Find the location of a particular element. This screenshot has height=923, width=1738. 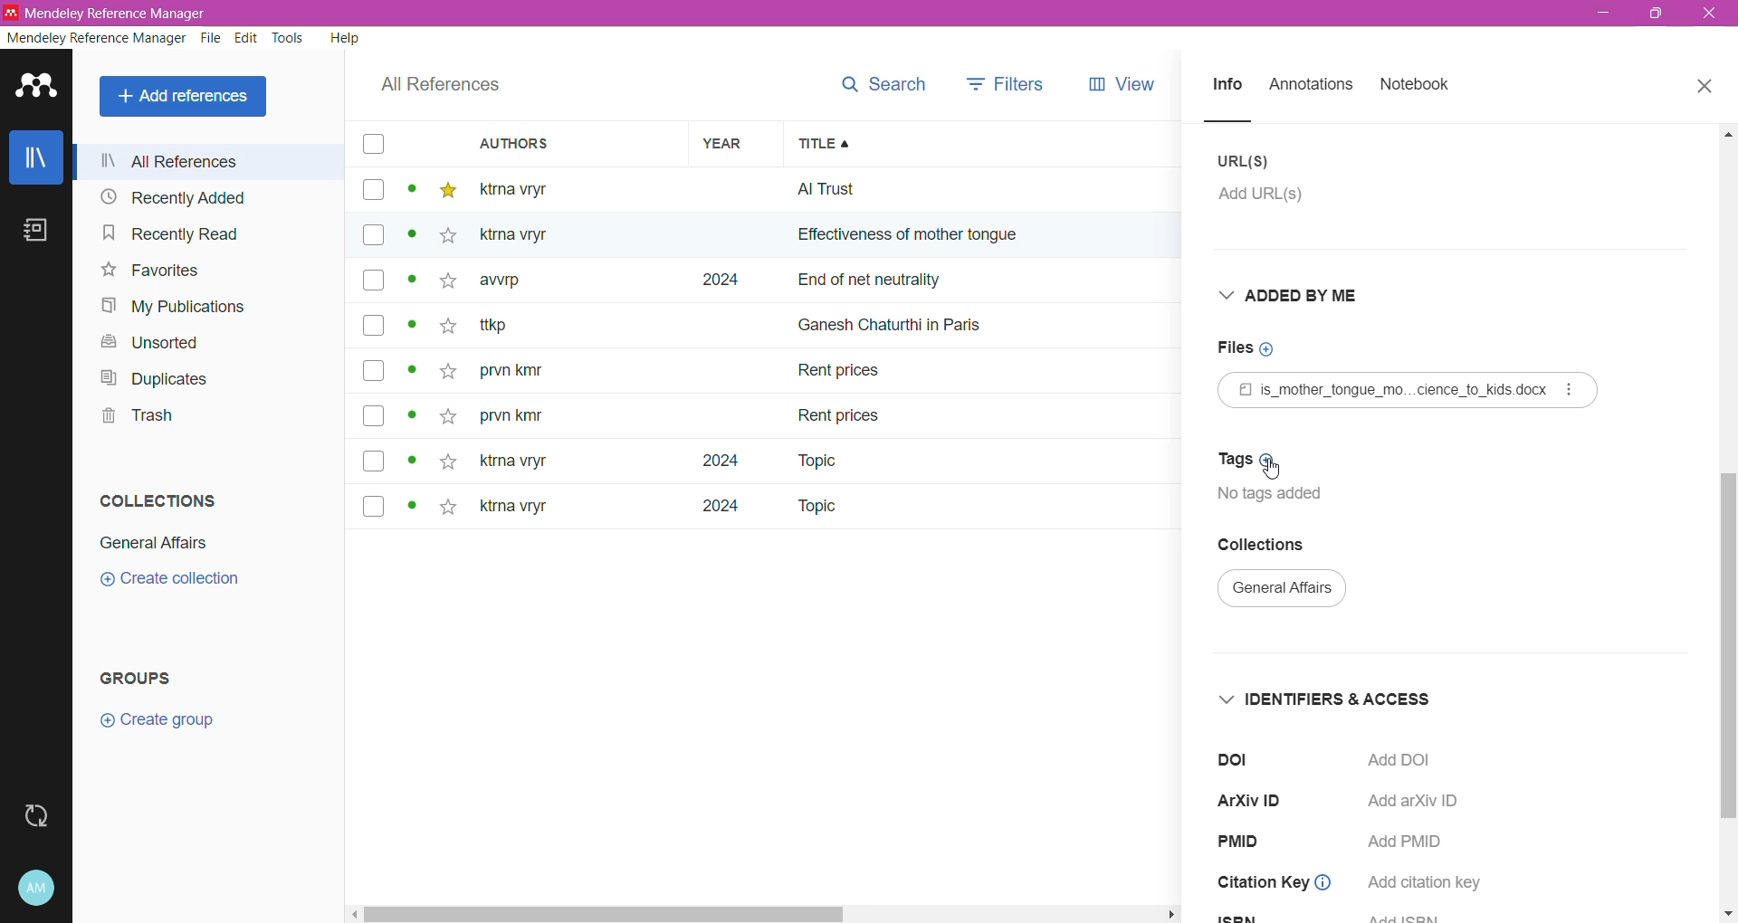

Click to Add DOI is located at coordinates (1413, 759).